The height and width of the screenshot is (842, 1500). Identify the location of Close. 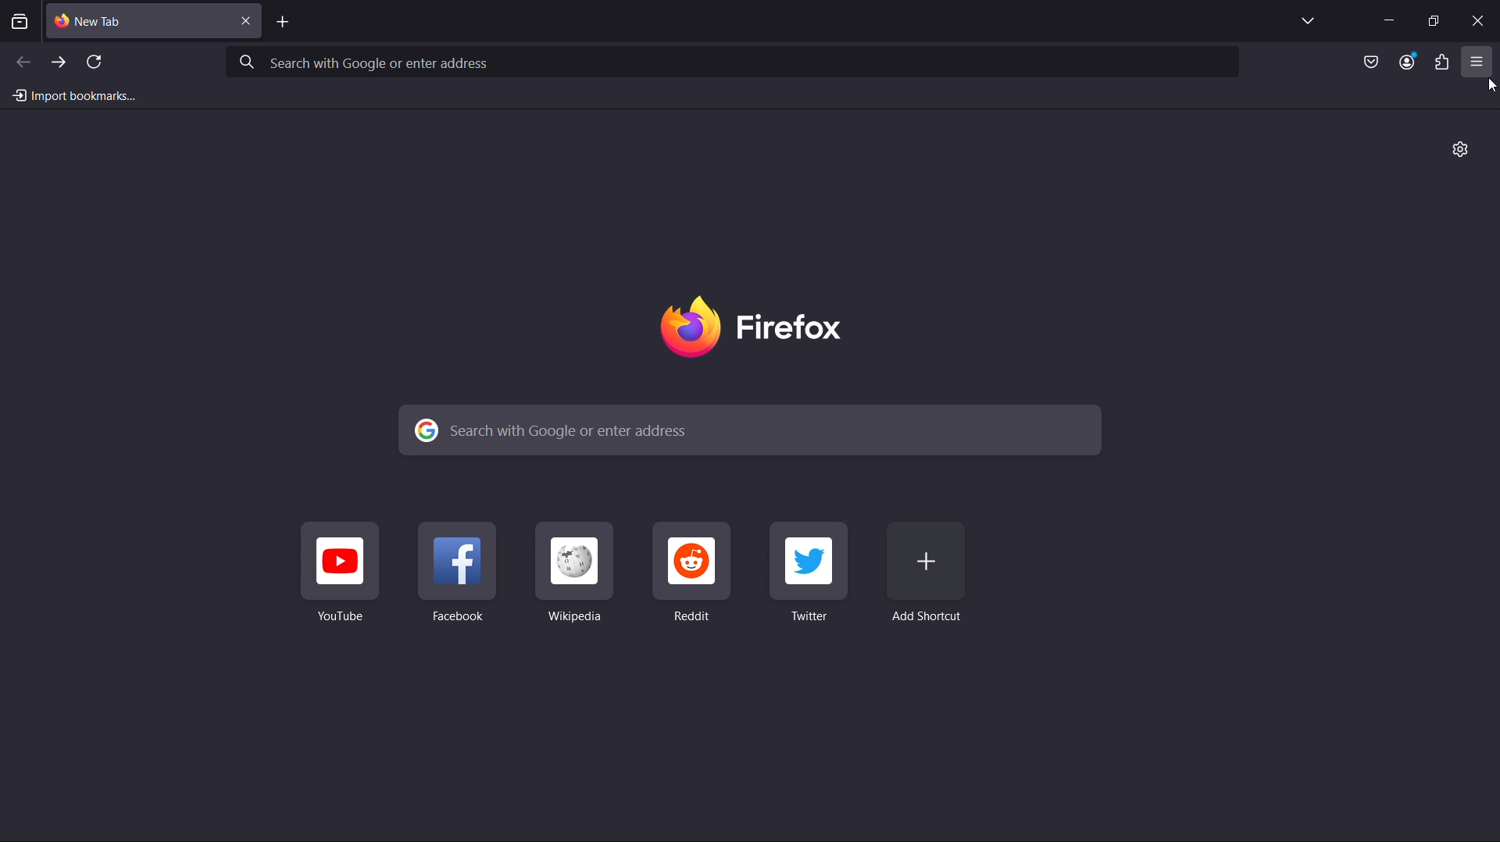
(1480, 18).